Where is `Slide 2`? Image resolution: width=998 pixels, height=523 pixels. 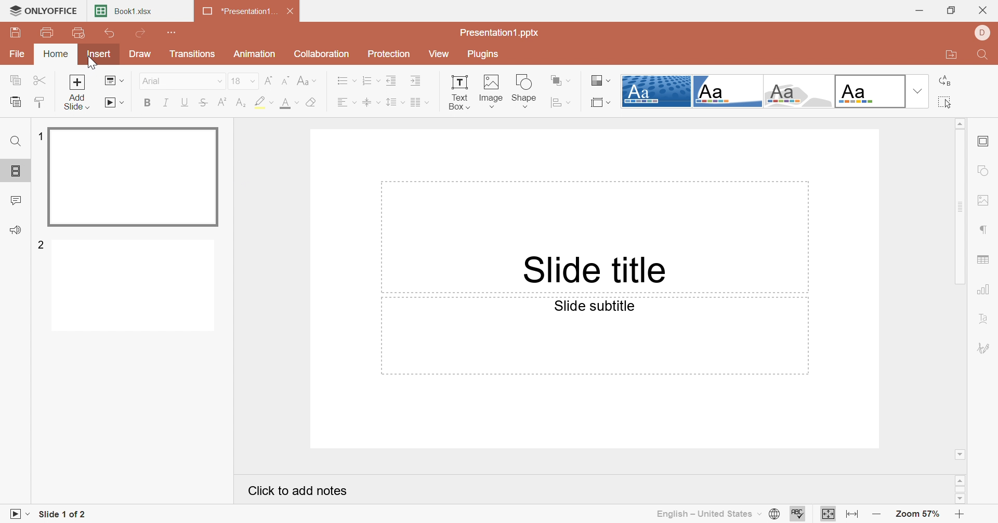
Slide 2 is located at coordinates (136, 287).